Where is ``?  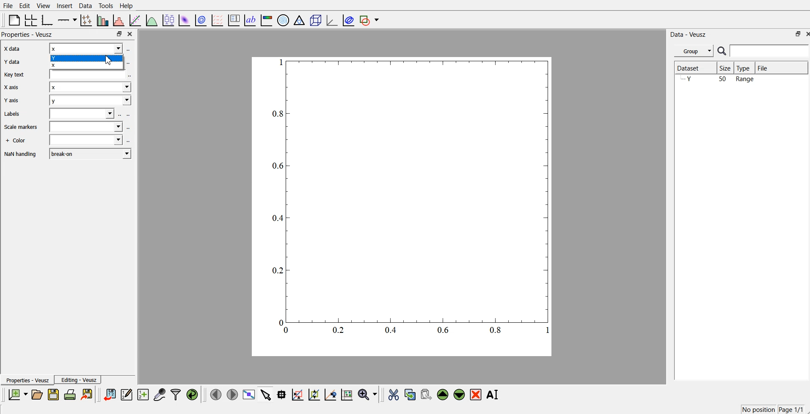  is located at coordinates (19, 141).